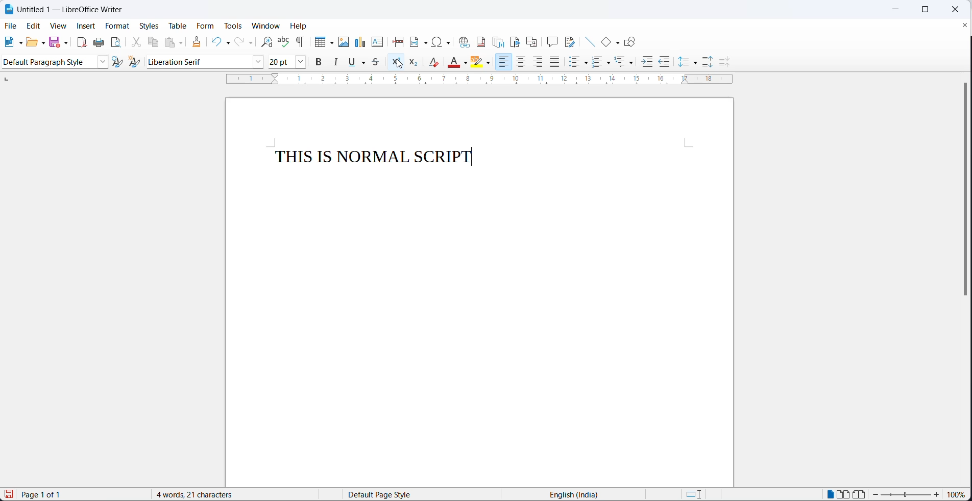 Image resolution: width=972 pixels, height=501 pixels. Describe the element at coordinates (602, 40) in the screenshot. I see `basic shapes` at that location.